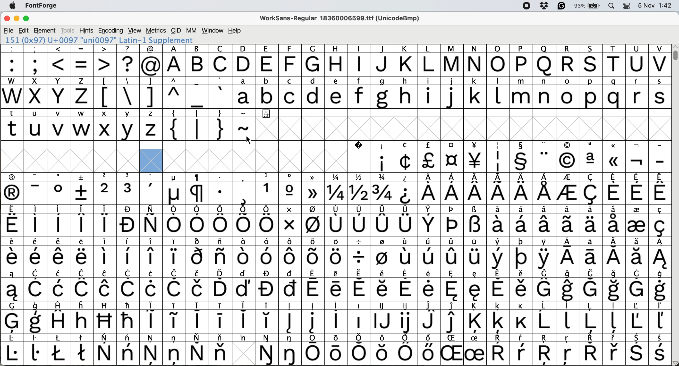 This screenshot has width=679, height=366. Describe the element at coordinates (83, 317) in the screenshot. I see `` at that location.